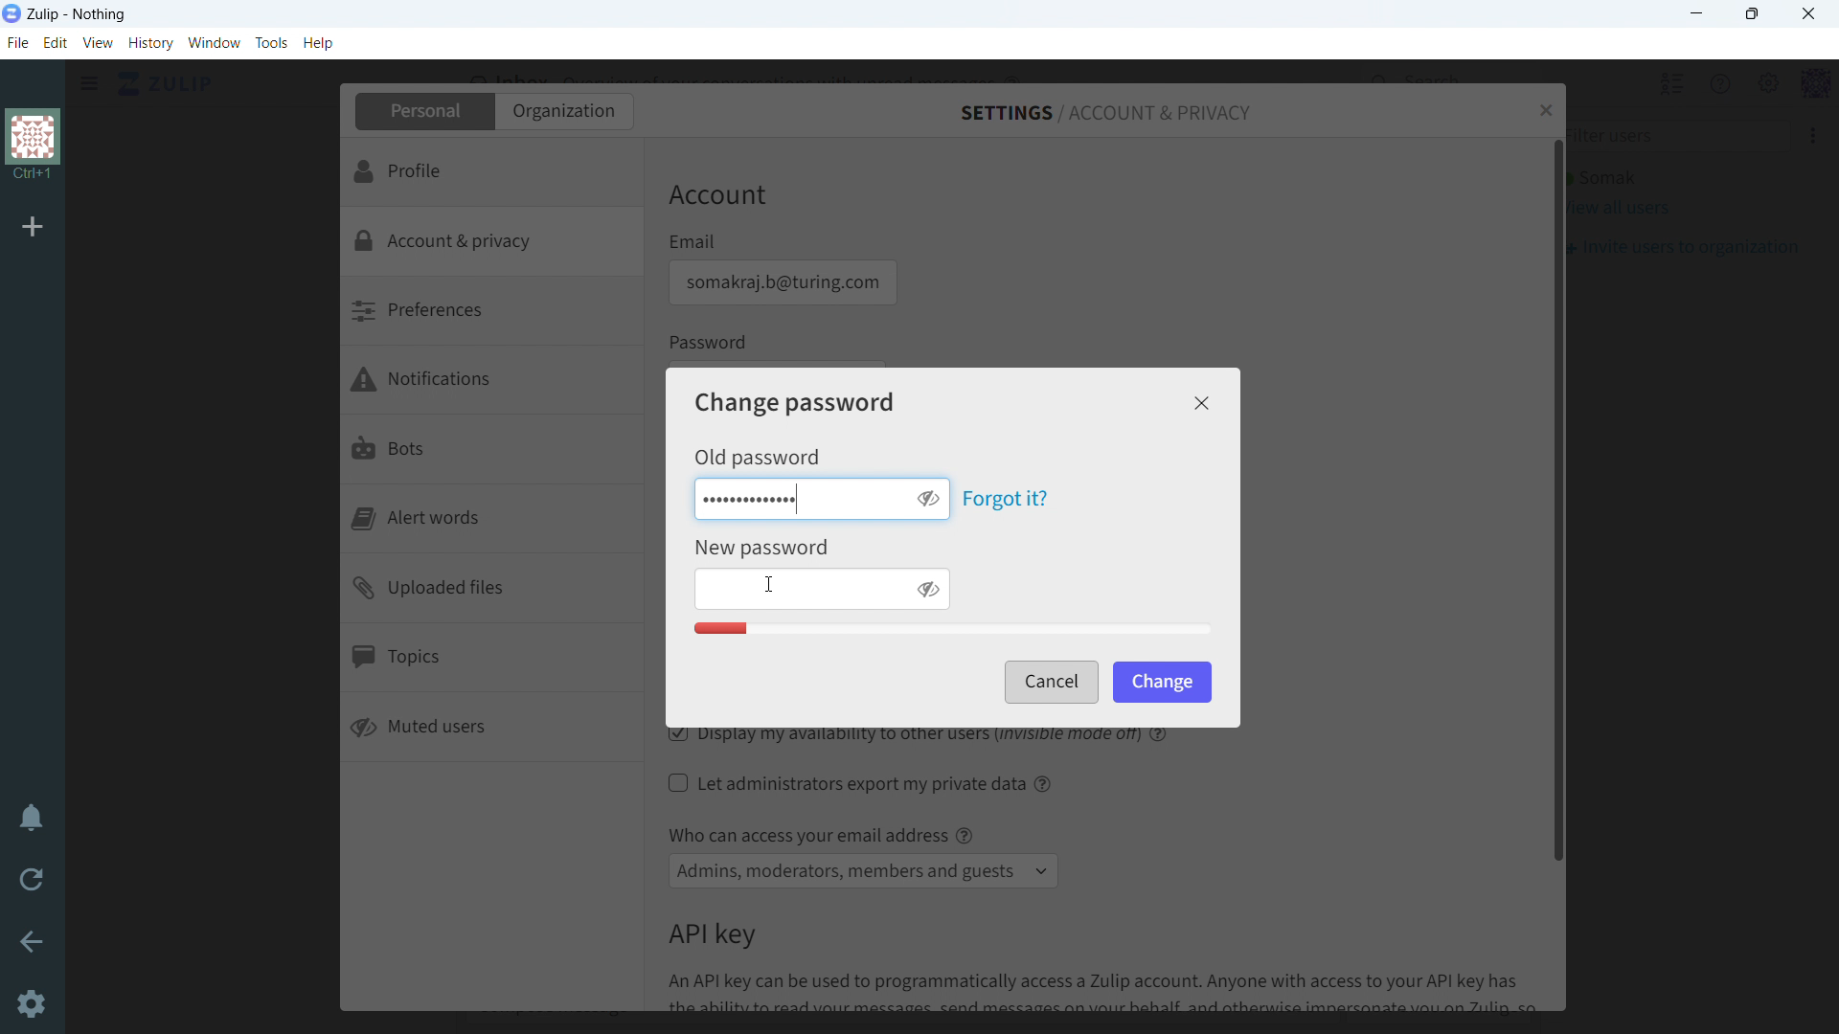 This screenshot has width=1839, height=1034. Describe the element at coordinates (563, 111) in the screenshot. I see `organization` at that location.